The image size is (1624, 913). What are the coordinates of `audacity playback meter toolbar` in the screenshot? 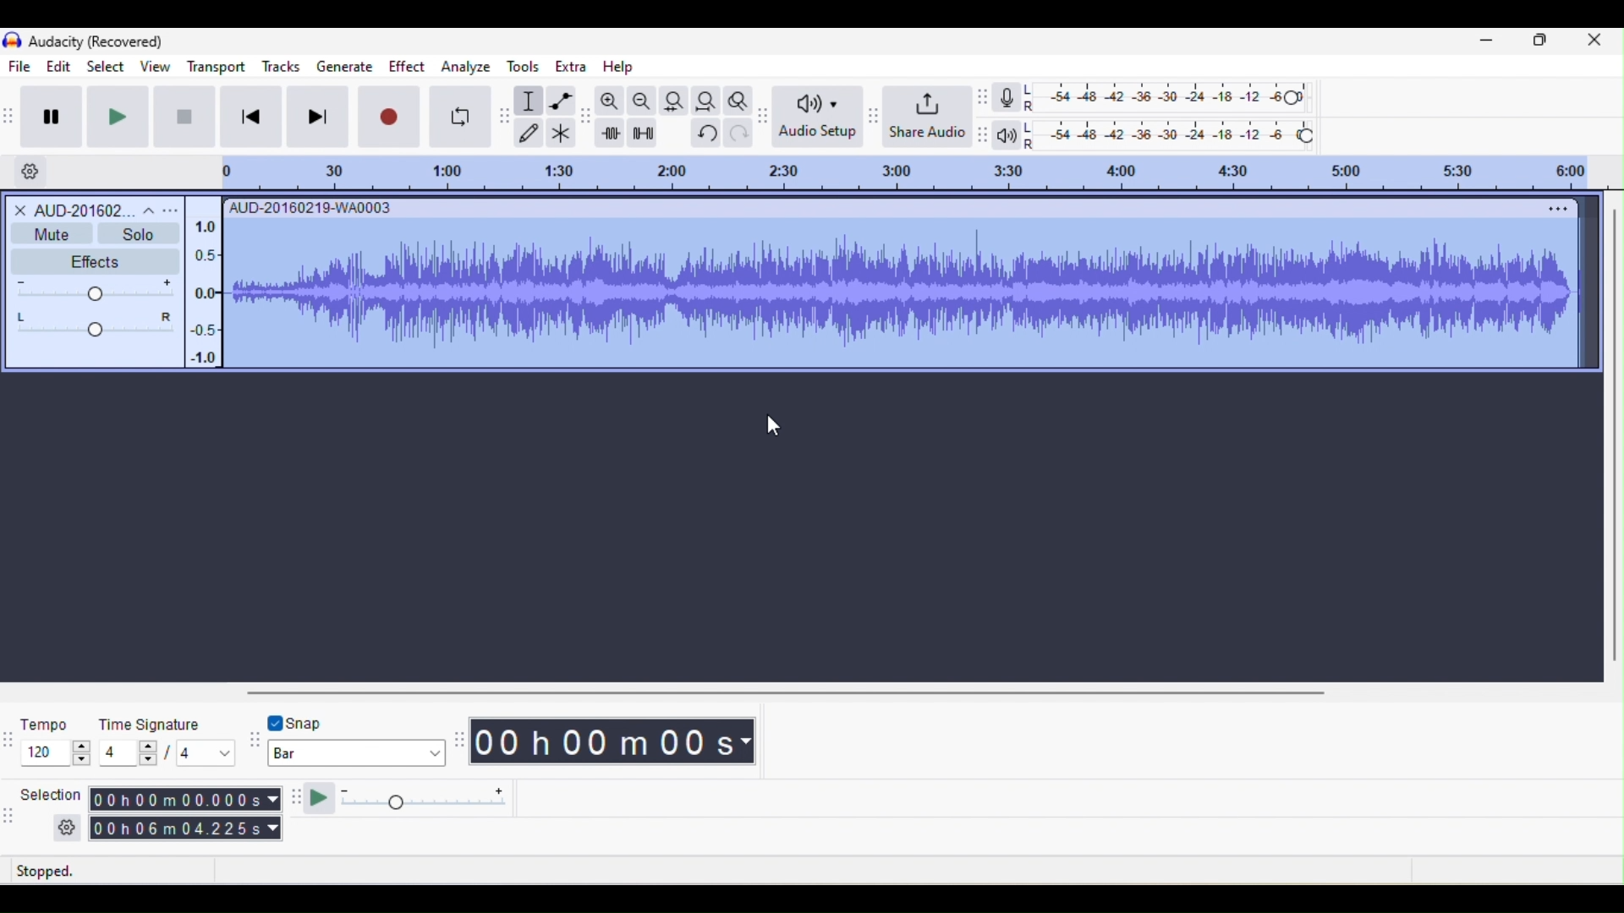 It's located at (986, 133).